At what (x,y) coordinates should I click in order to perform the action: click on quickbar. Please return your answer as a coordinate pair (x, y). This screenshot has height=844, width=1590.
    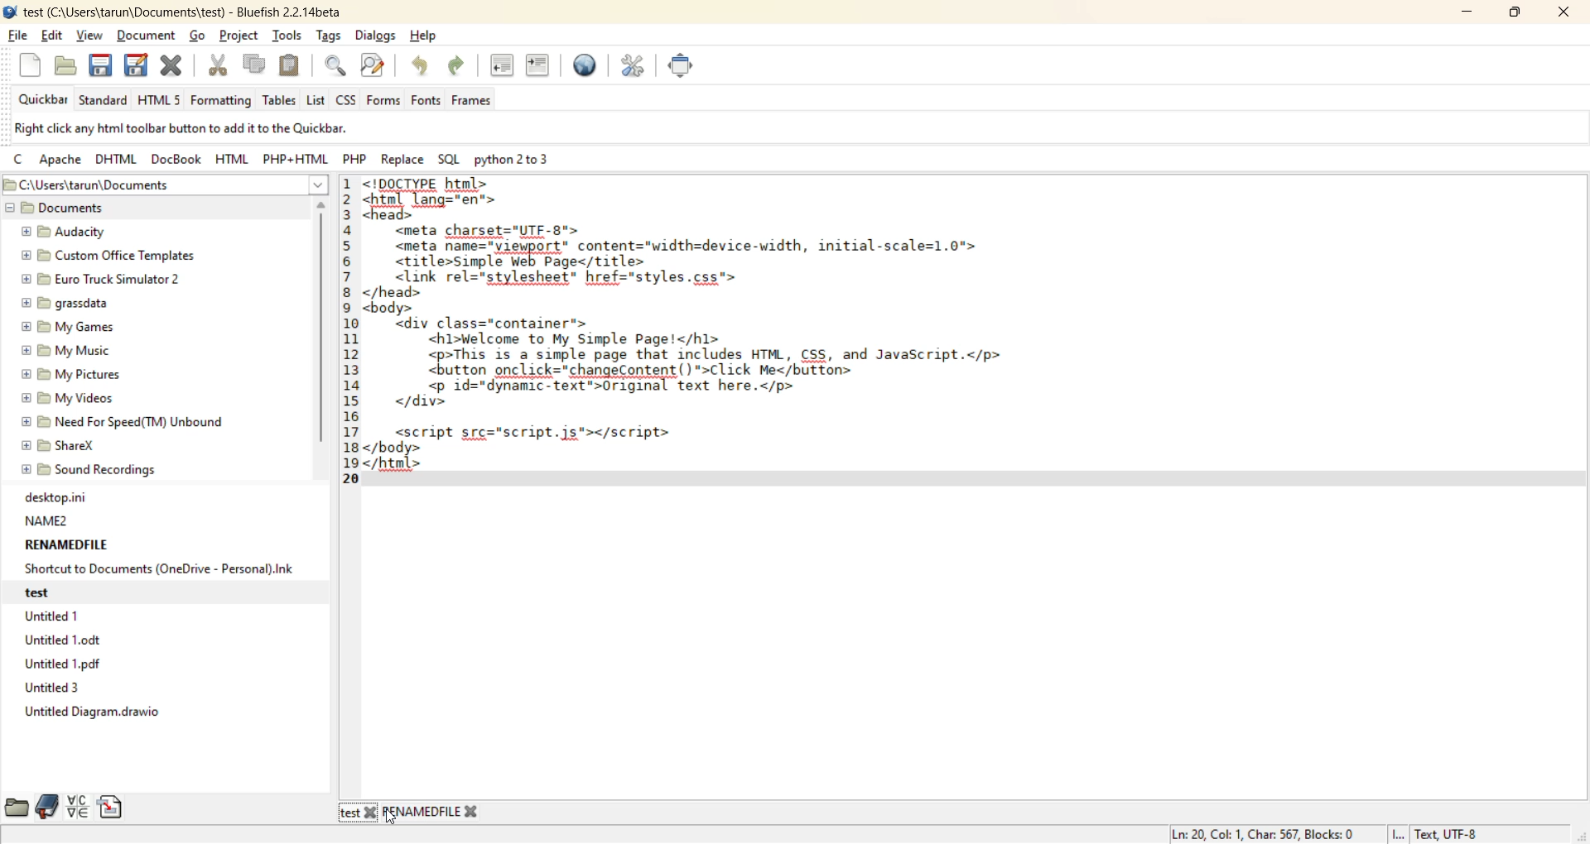
    Looking at the image, I should click on (40, 100).